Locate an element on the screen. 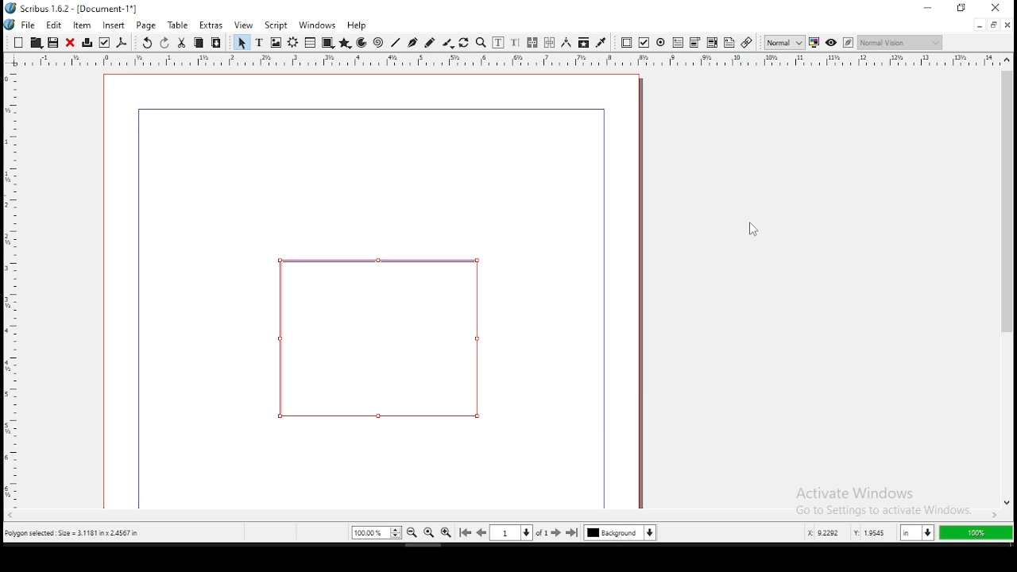 The image size is (1017, 572). close is located at coordinates (70, 43).